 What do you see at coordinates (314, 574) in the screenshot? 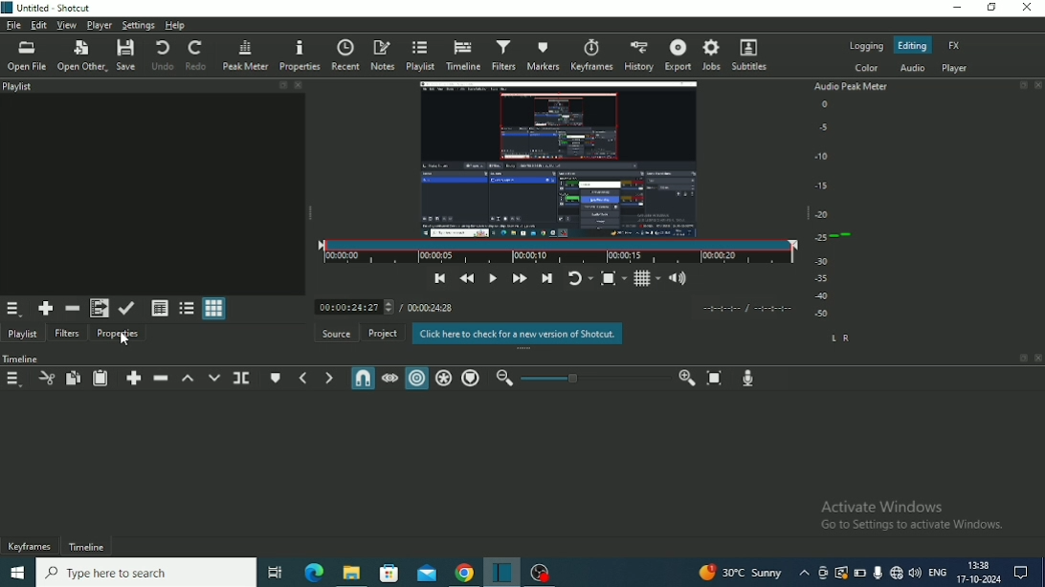
I see `Microsoft Edge` at bounding box center [314, 574].